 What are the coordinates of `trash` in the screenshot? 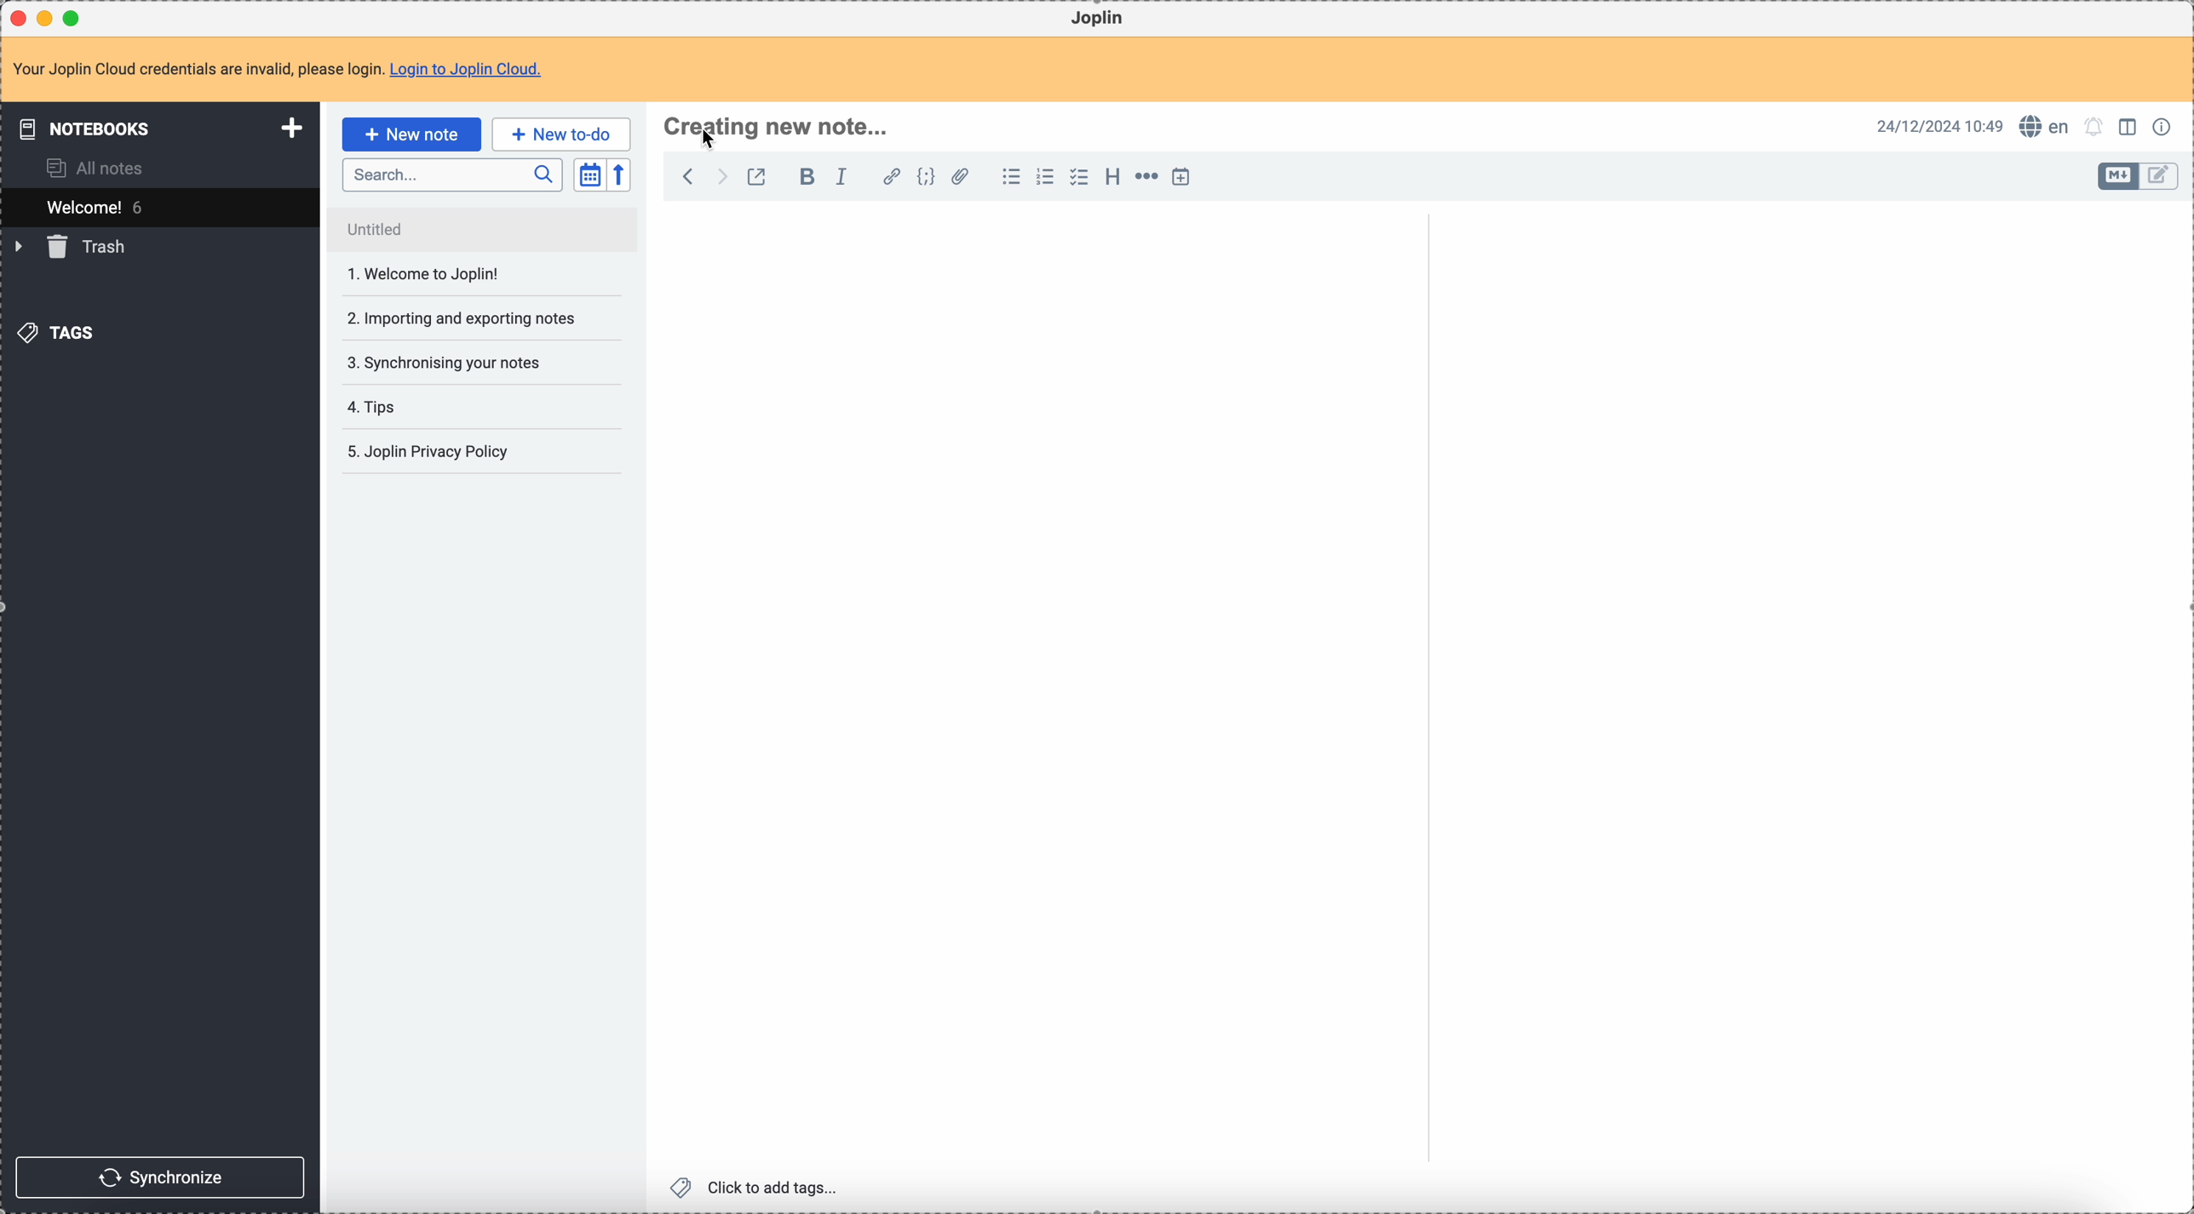 It's located at (74, 249).